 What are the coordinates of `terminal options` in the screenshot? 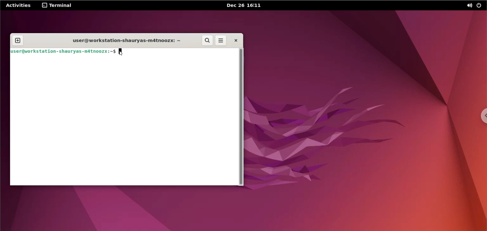 It's located at (59, 6).